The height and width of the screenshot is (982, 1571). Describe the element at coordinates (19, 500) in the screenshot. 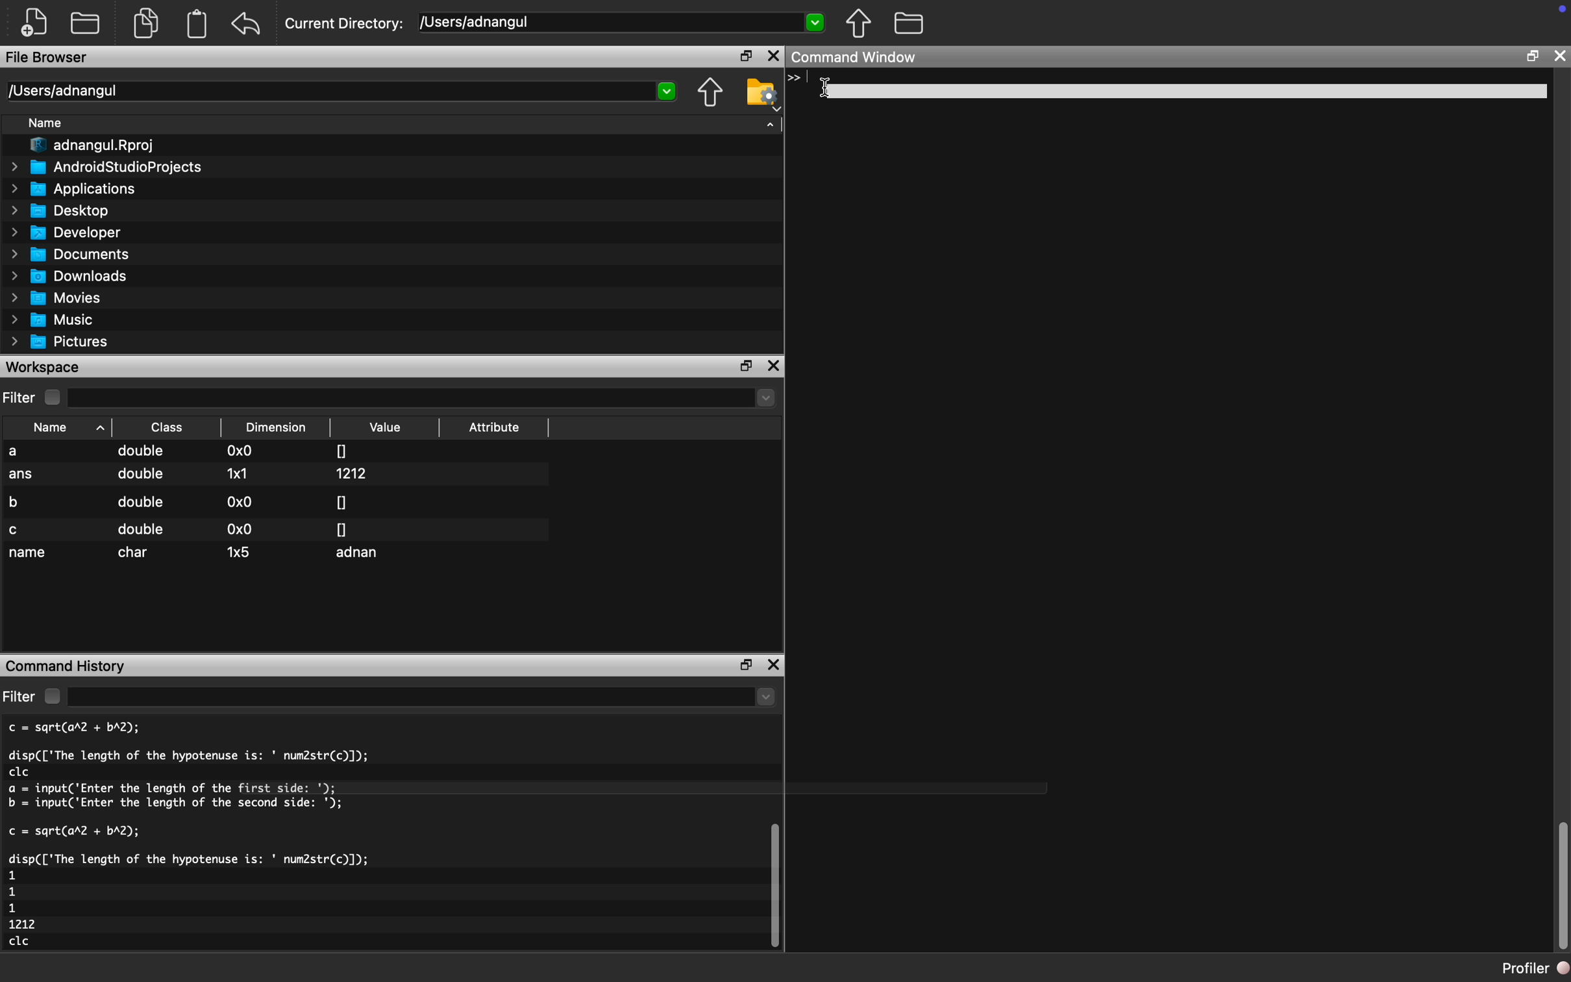

I see `b` at that location.